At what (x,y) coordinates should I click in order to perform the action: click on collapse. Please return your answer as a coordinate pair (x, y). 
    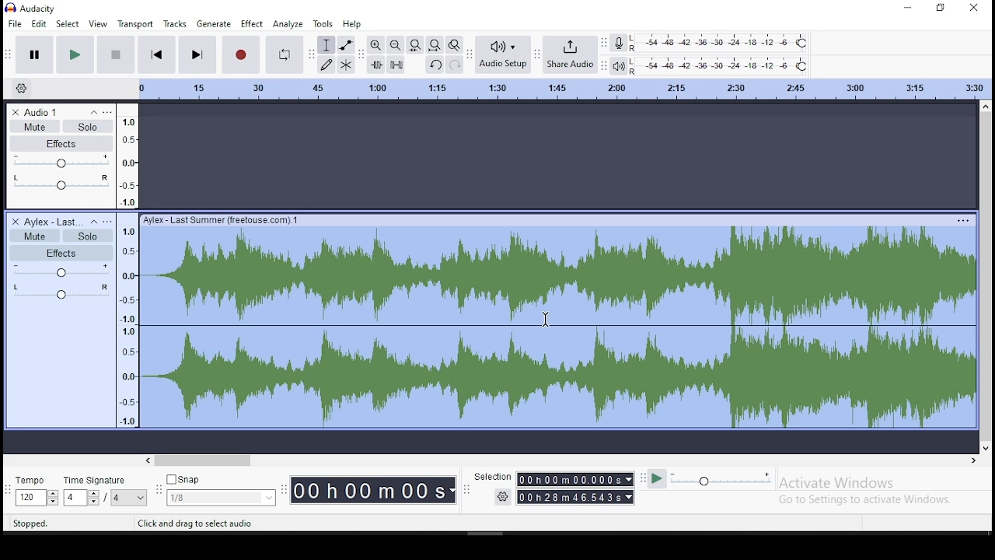
    Looking at the image, I should click on (93, 113).